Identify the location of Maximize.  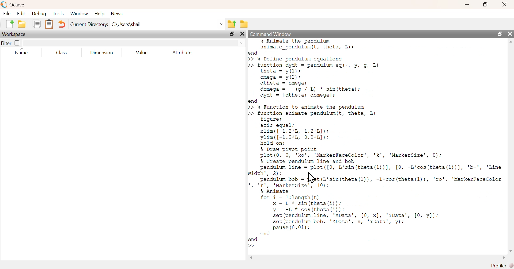
(233, 34).